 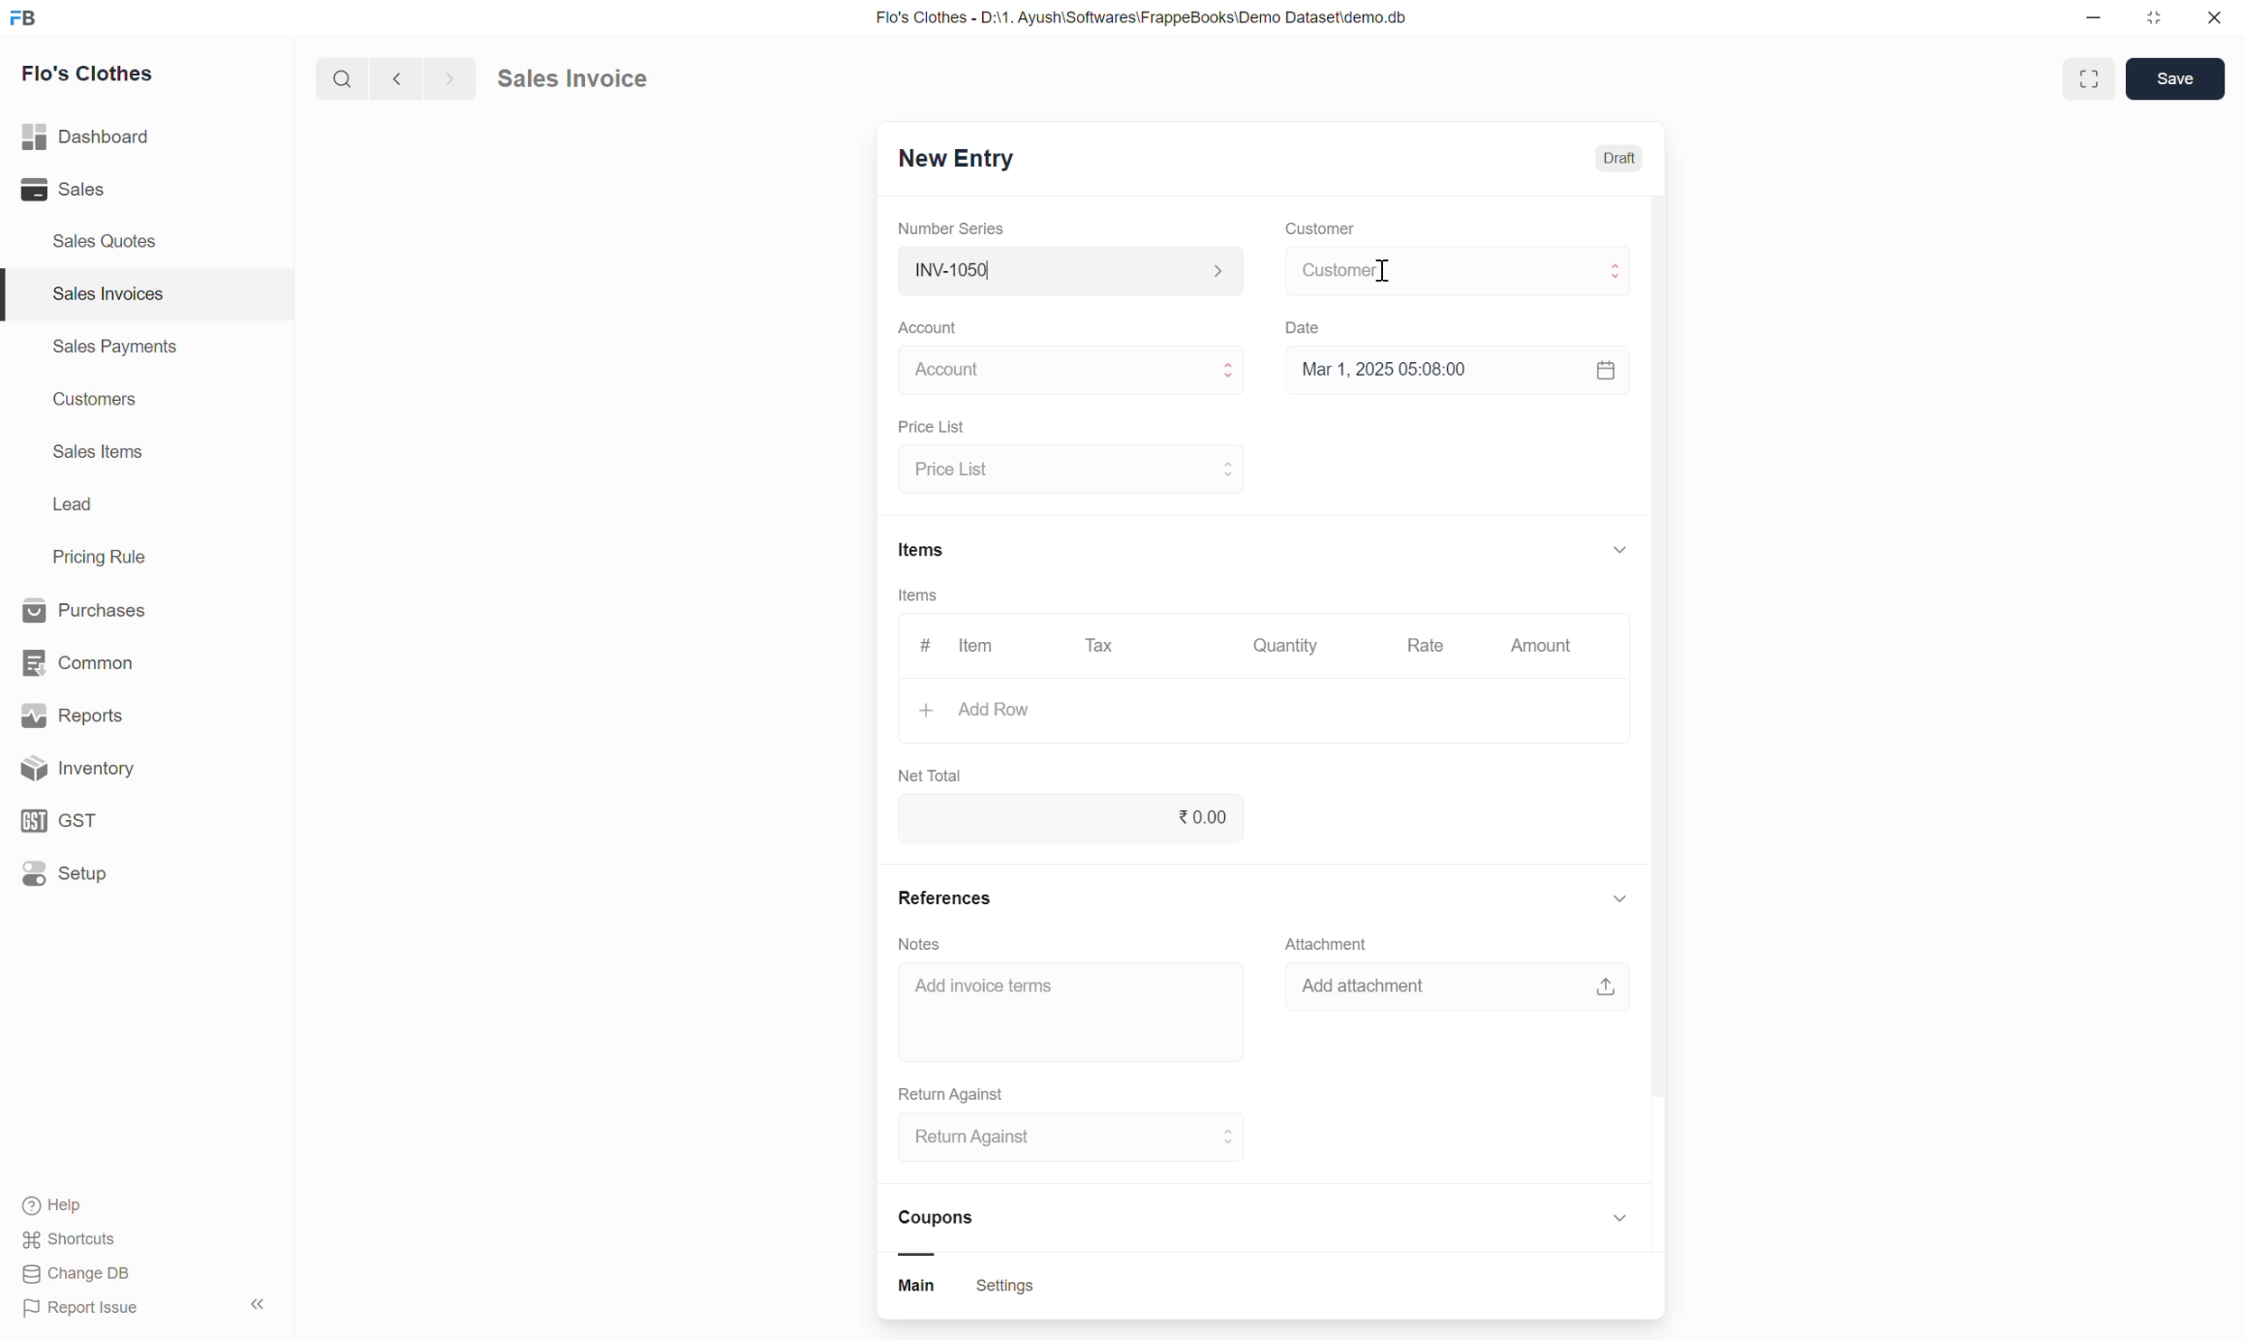 What do you see at coordinates (1318, 229) in the screenshot?
I see `Customer` at bounding box center [1318, 229].